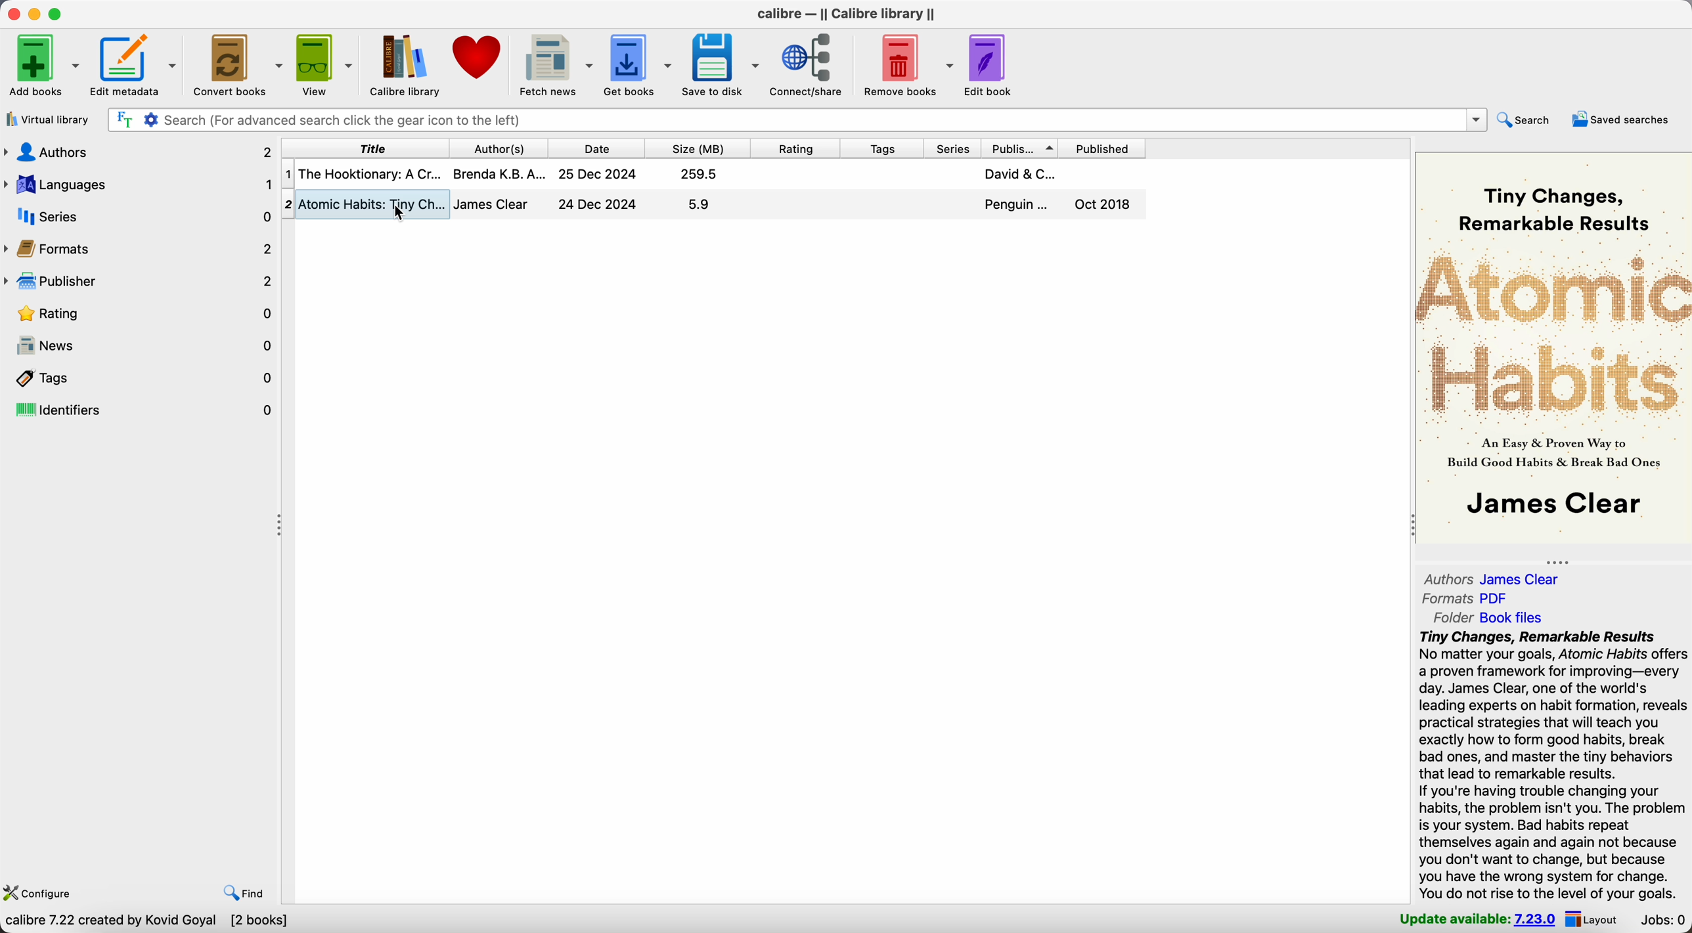  Describe the element at coordinates (556, 64) in the screenshot. I see `fetch news` at that location.